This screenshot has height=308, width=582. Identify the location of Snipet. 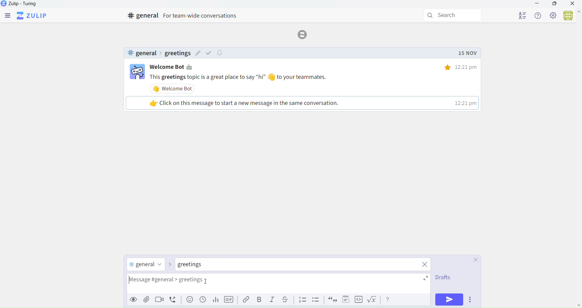
(316, 301).